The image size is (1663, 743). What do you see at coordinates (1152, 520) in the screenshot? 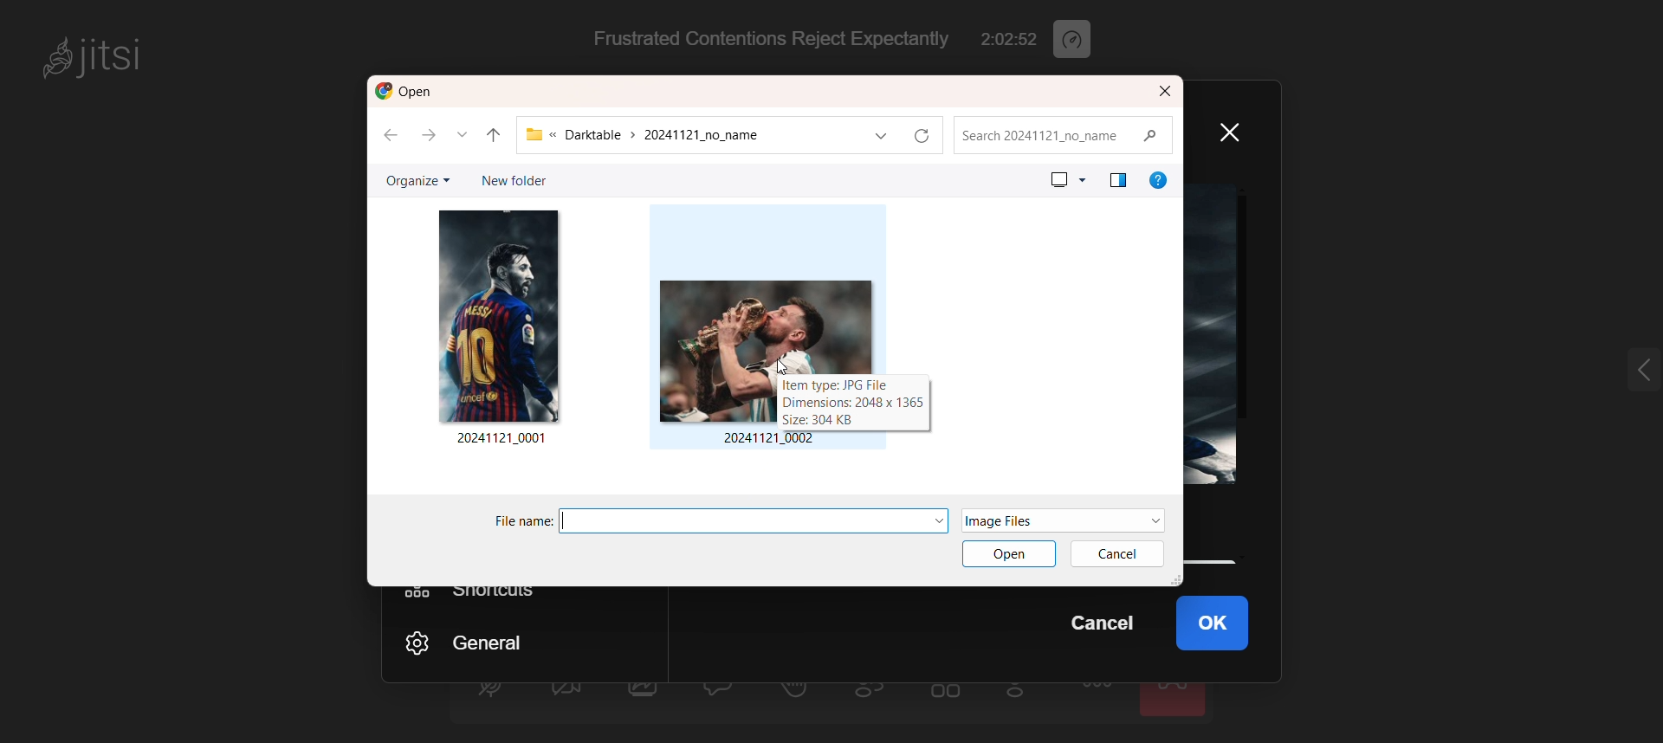
I see `dropdown` at bounding box center [1152, 520].